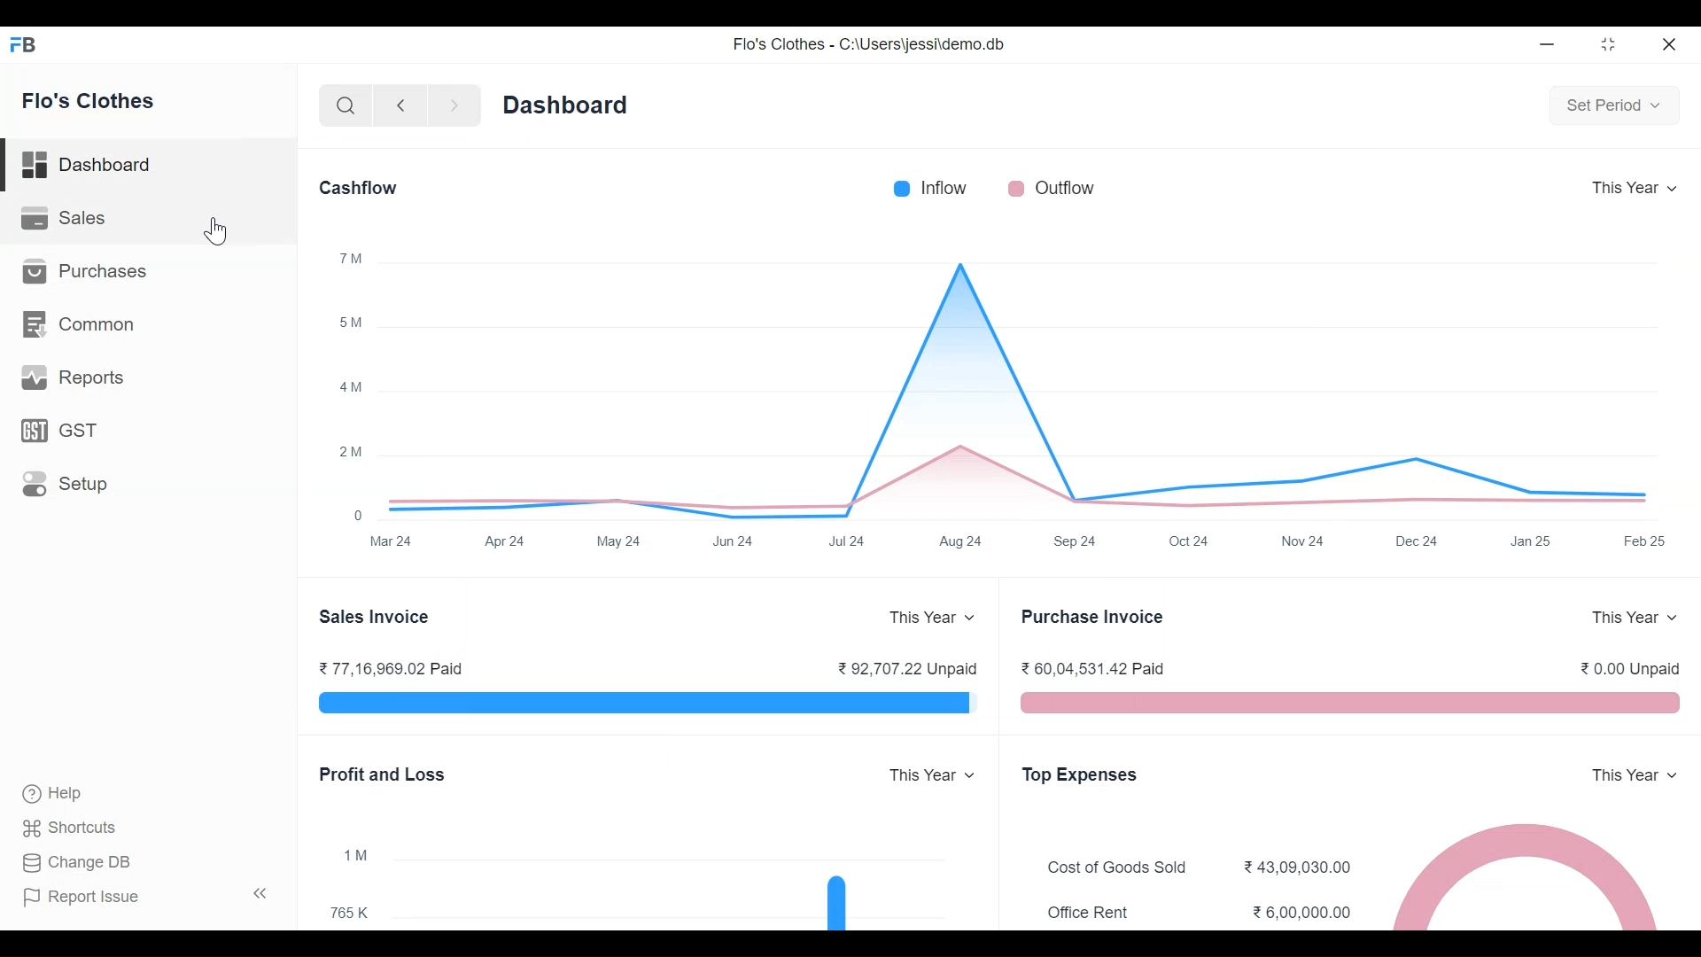 This screenshot has height=957, width=1701. Describe the element at coordinates (215, 229) in the screenshot. I see `Cursor` at that location.